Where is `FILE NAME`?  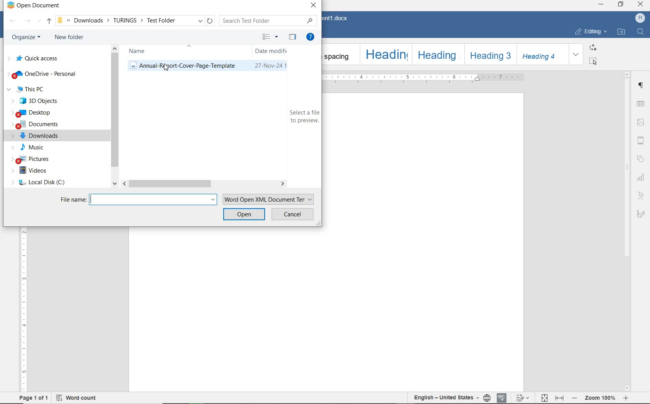 FILE NAME is located at coordinates (138, 200).